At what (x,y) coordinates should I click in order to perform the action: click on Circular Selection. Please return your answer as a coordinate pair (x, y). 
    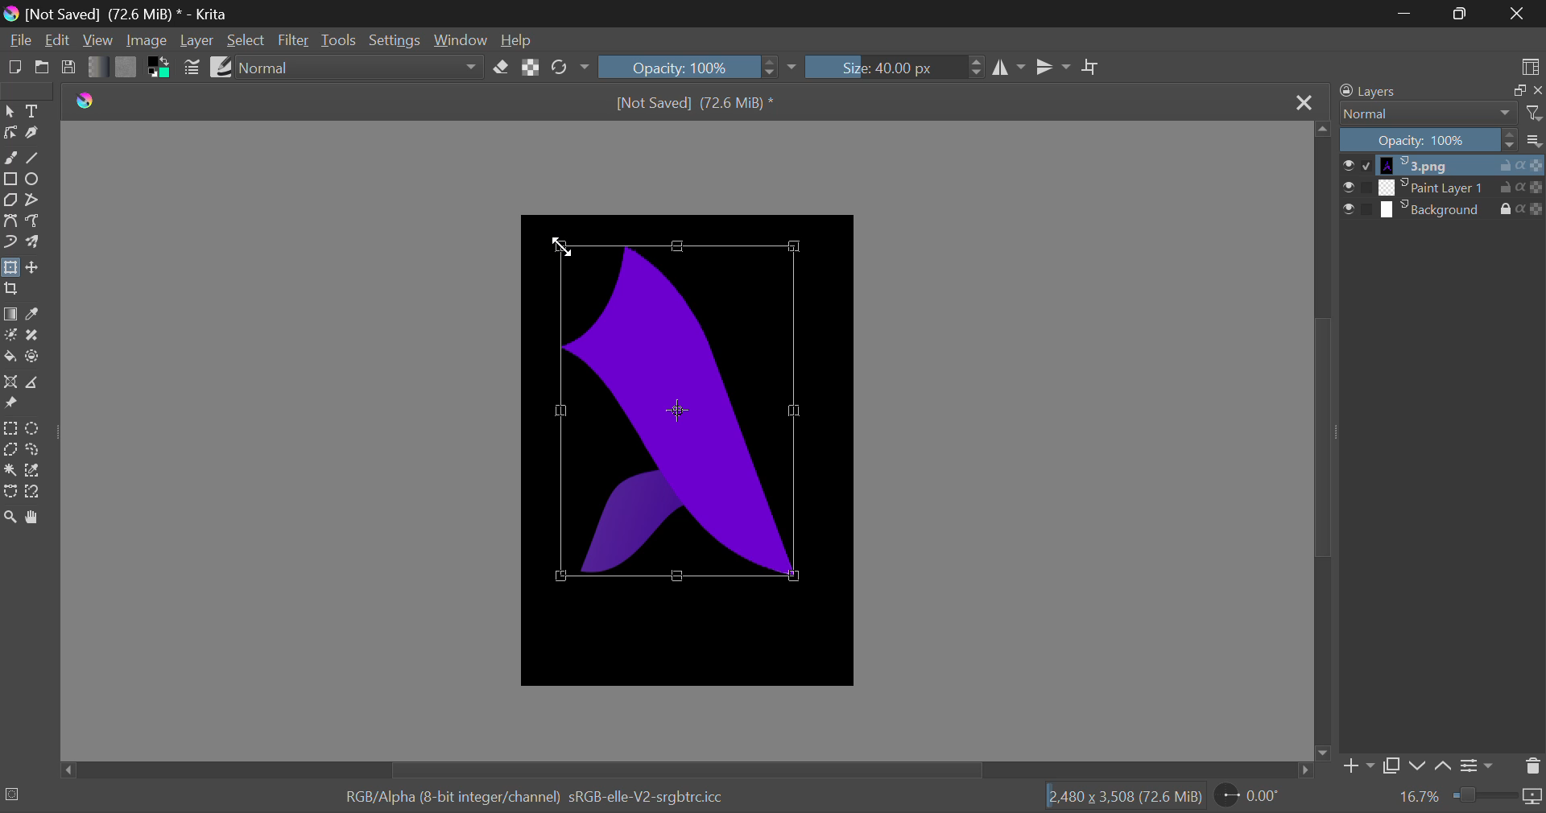
    Looking at the image, I should click on (34, 429).